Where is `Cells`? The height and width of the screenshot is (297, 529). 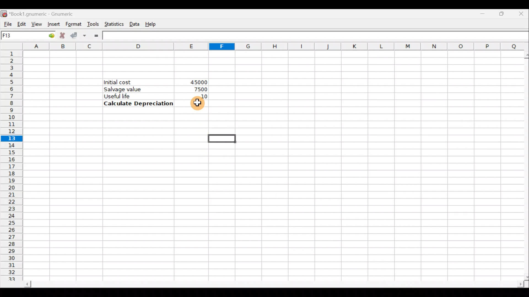
Cells is located at coordinates (271, 195).